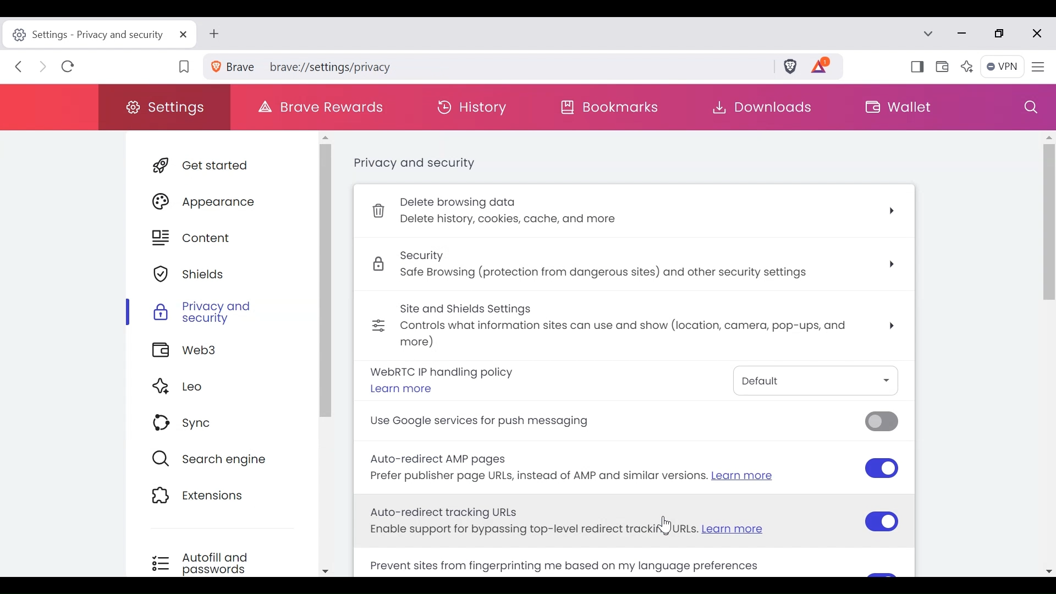 This screenshot has width=1056, height=594. Describe the element at coordinates (638, 267) in the screenshot. I see `security safe browsing (protection from dangerous websites) and other security settings` at that location.